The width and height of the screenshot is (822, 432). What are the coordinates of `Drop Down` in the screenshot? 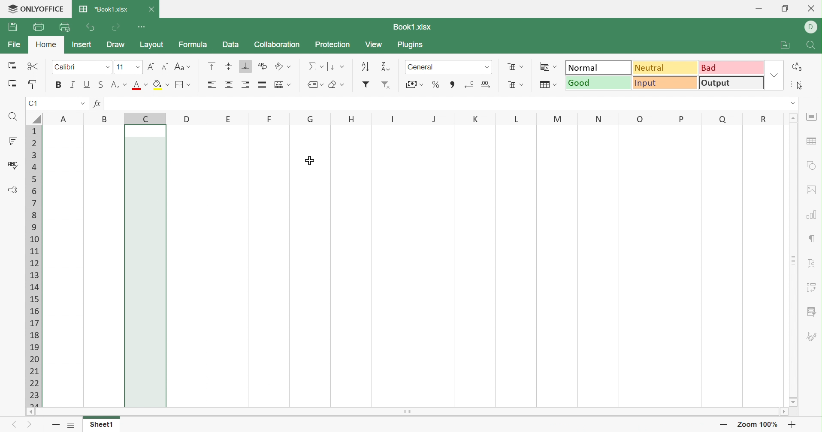 It's located at (146, 84).